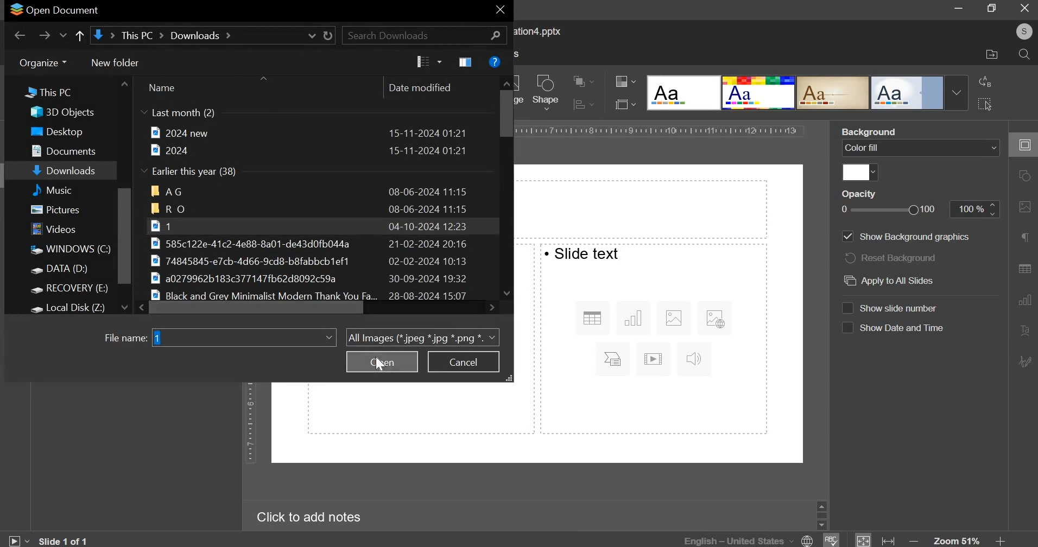 This screenshot has width=1038, height=547. I want to click on show date and time, so click(903, 328).